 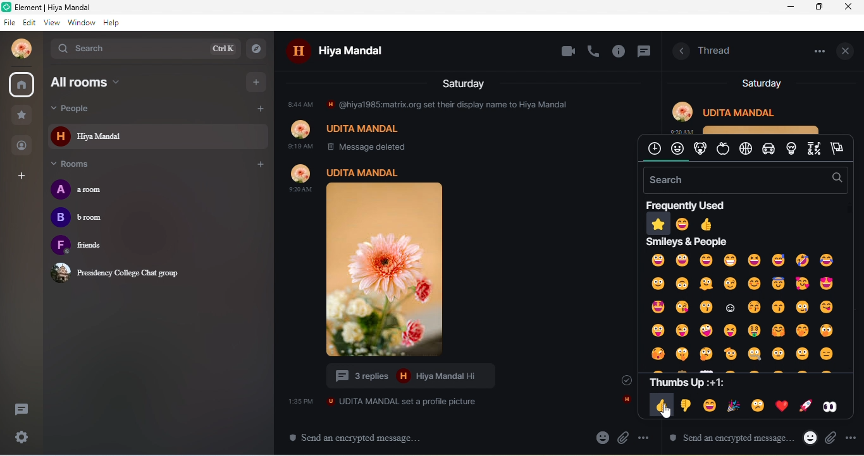 What do you see at coordinates (404, 261) in the screenshot?
I see `profile photo` at bounding box center [404, 261].